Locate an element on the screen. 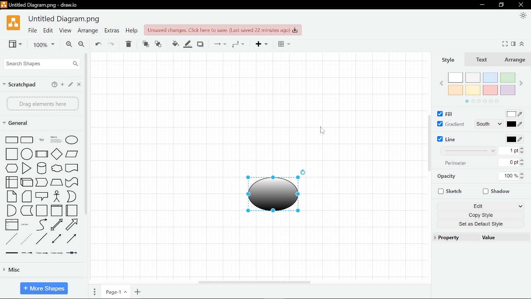 The width and height of the screenshot is (531, 299). Decrease width is located at coordinates (523, 153).